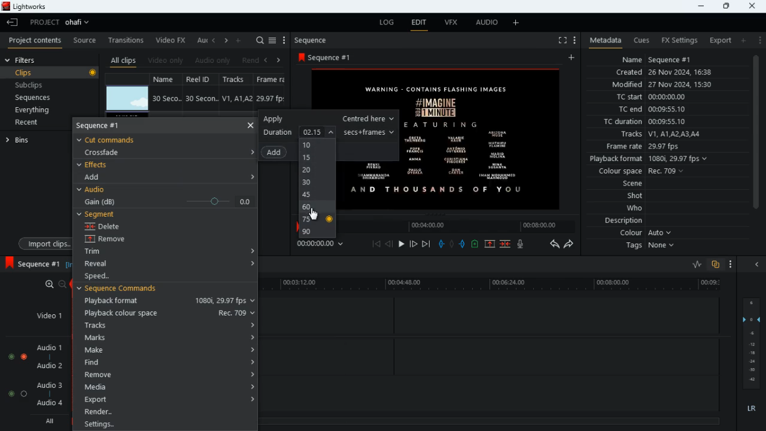 The width and height of the screenshot is (766, 431). I want to click on maximize, so click(726, 6).